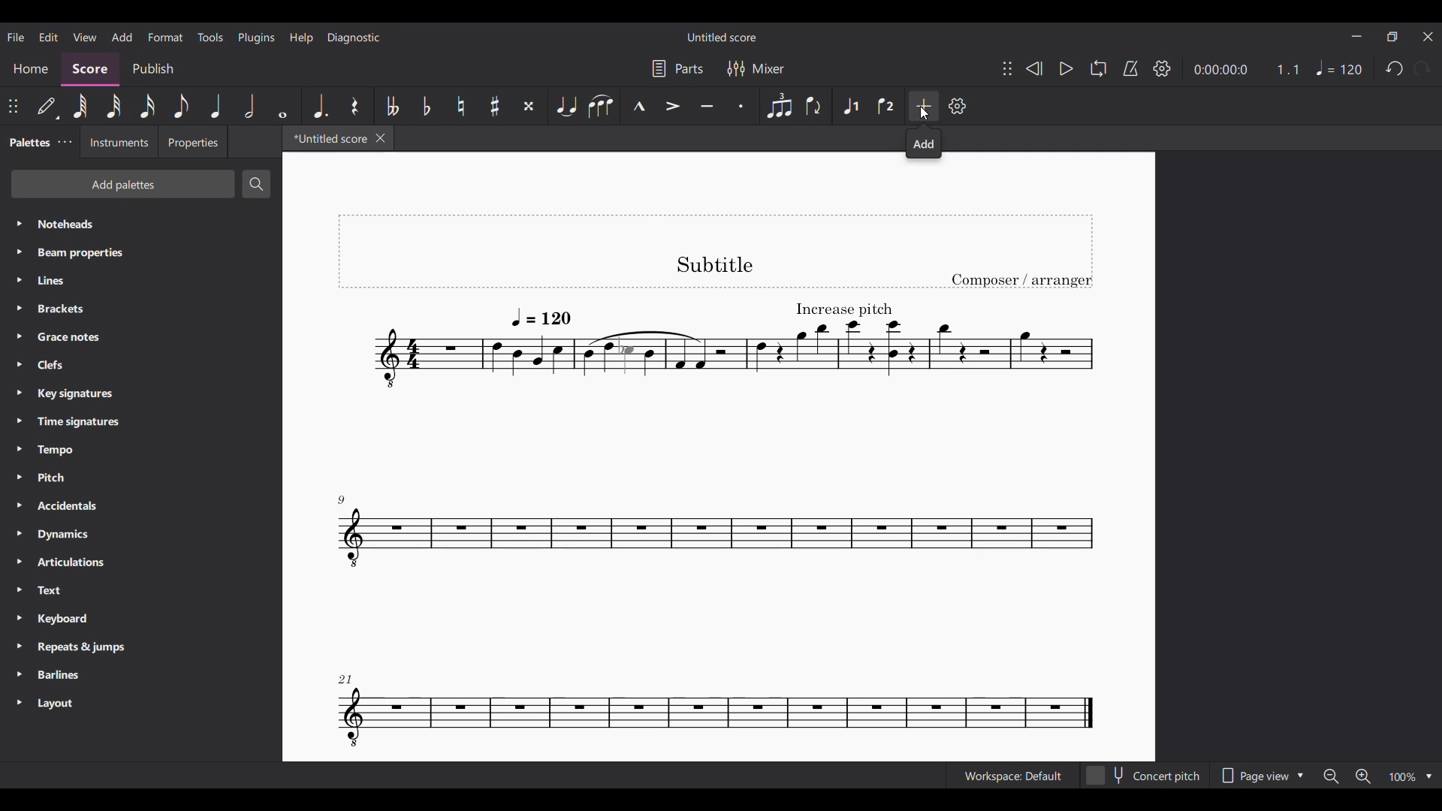  What do you see at coordinates (256, 183) in the screenshot?
I see `Search` at bounding box center [256, 183].